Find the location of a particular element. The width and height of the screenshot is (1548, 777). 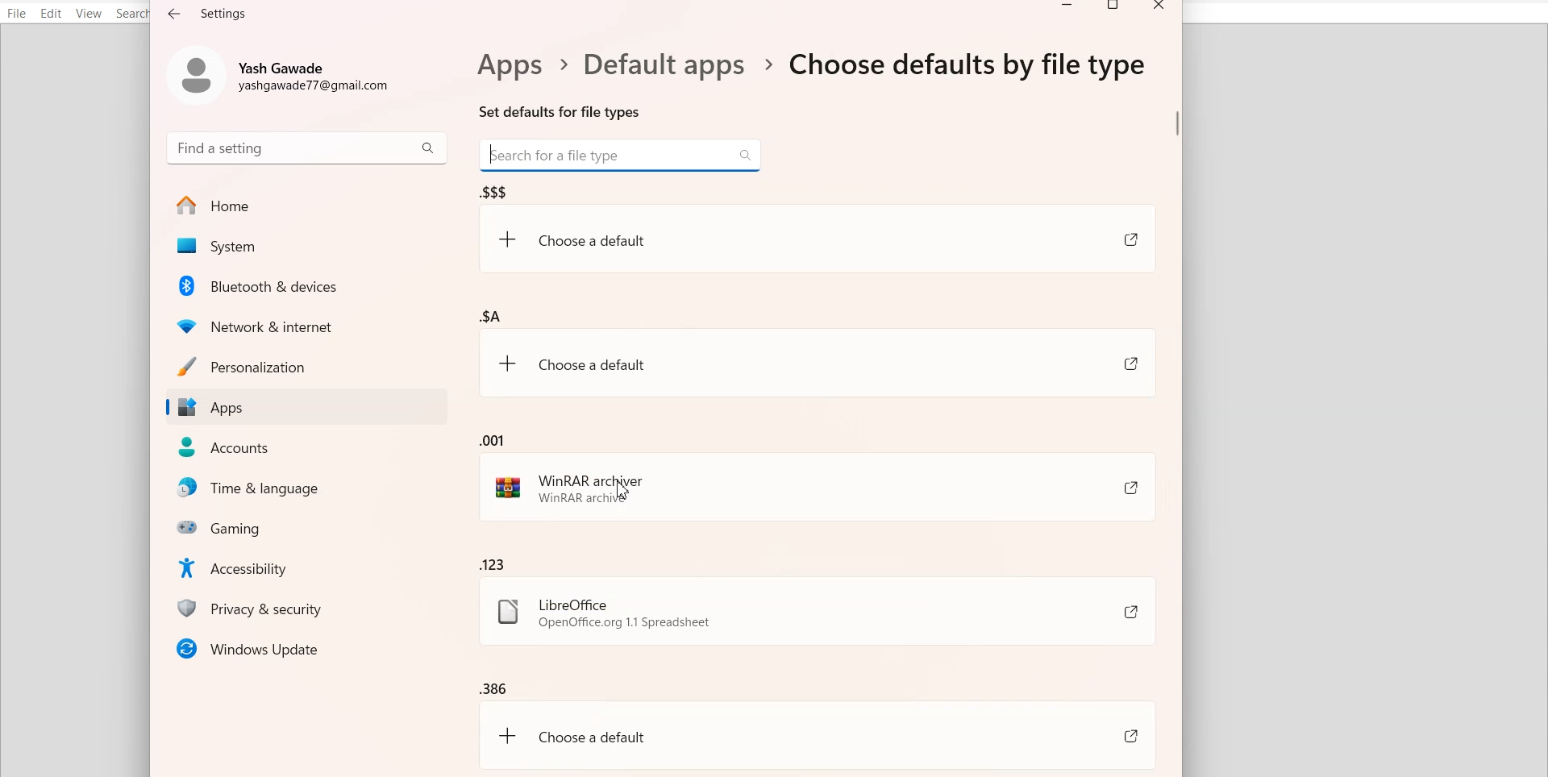

.123 is located at coordinates (818, 600).